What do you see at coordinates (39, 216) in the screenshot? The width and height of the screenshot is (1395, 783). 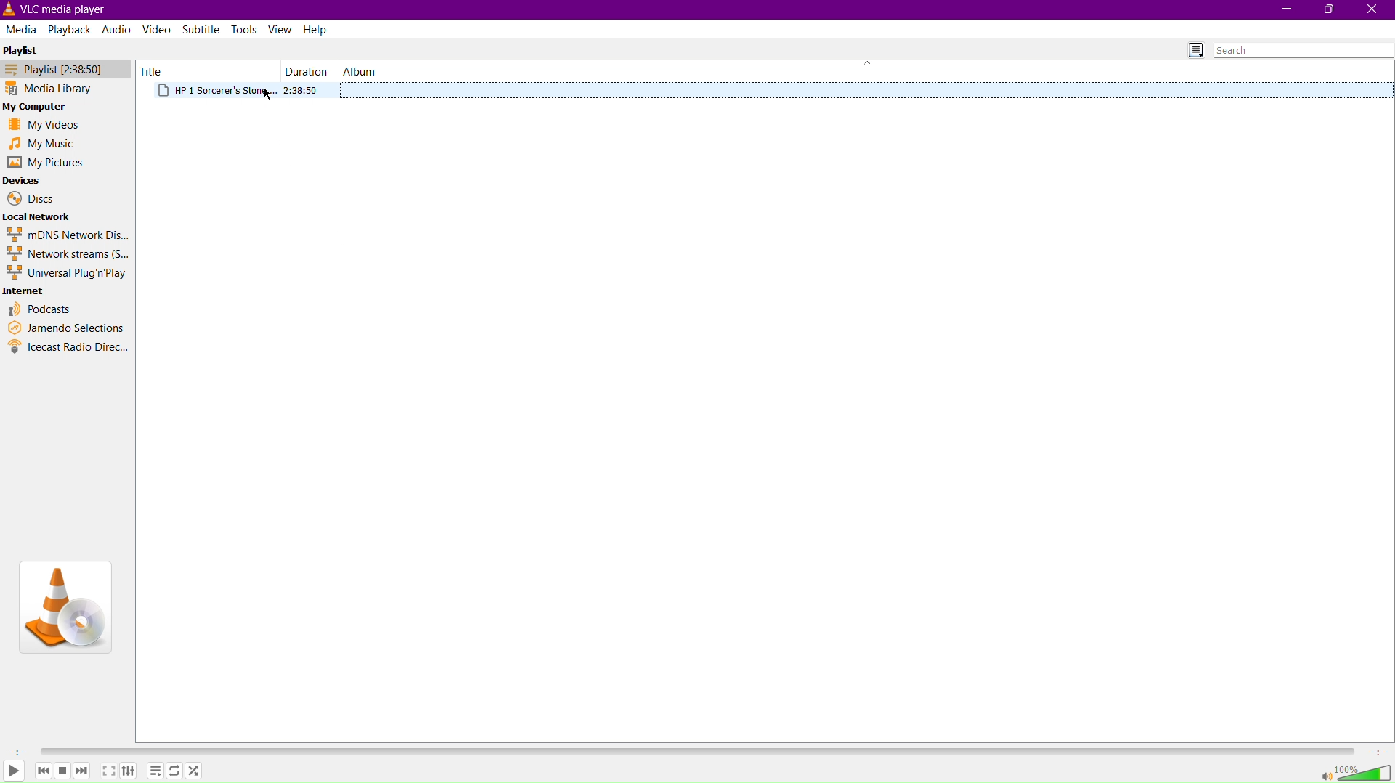 I see `Local Network` at bounding box center [39, 216].